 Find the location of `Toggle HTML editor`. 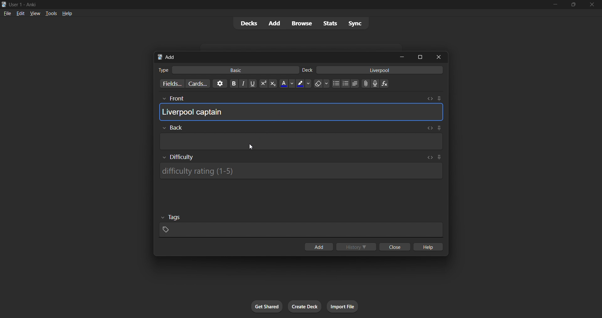

Toggle HTML editor is located at coordinates (430, 99).